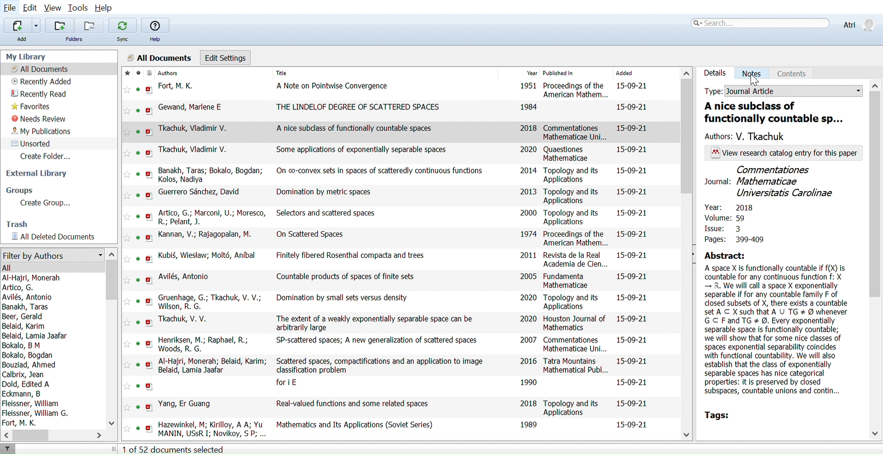 This screenshot has height=454, width=883. I want to click on Add files options, so click(38, 26).